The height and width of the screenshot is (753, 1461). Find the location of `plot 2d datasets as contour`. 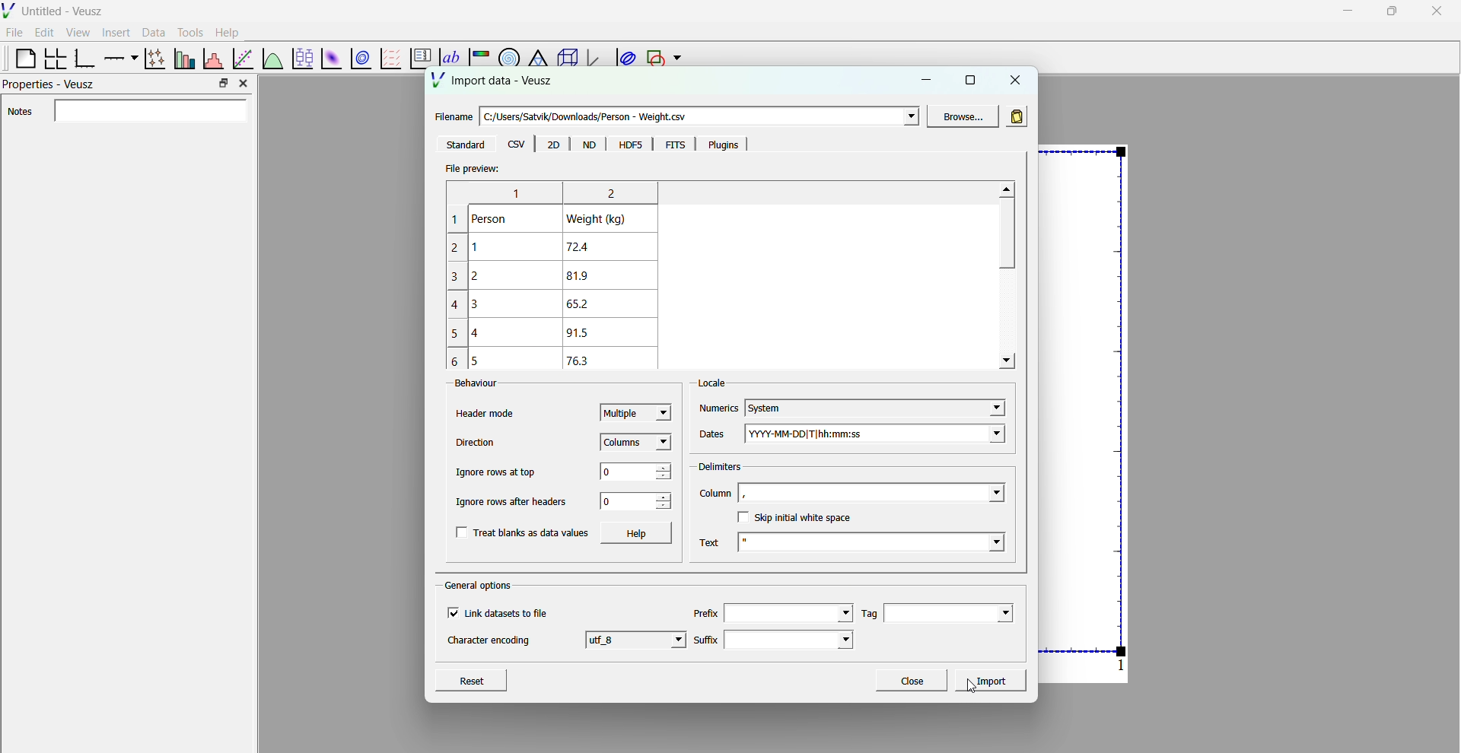

plot 2d datasets as contour is located at coordinates (361, 59).